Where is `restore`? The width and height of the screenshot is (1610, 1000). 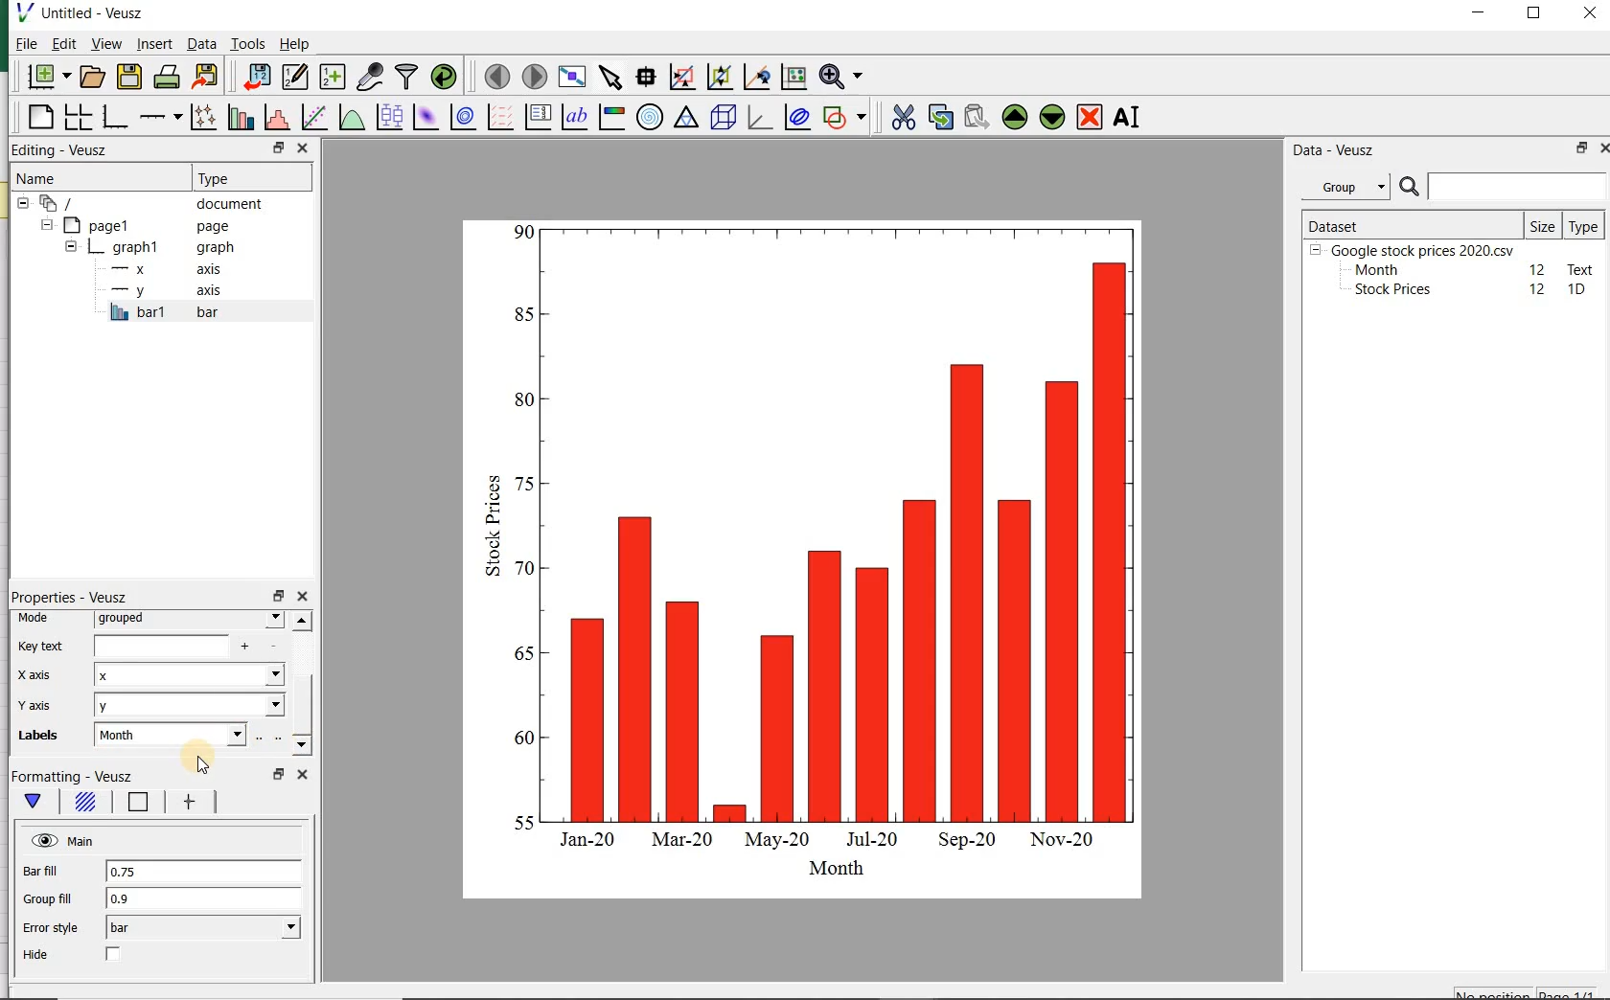 restore is located at coordinates (277, 774).